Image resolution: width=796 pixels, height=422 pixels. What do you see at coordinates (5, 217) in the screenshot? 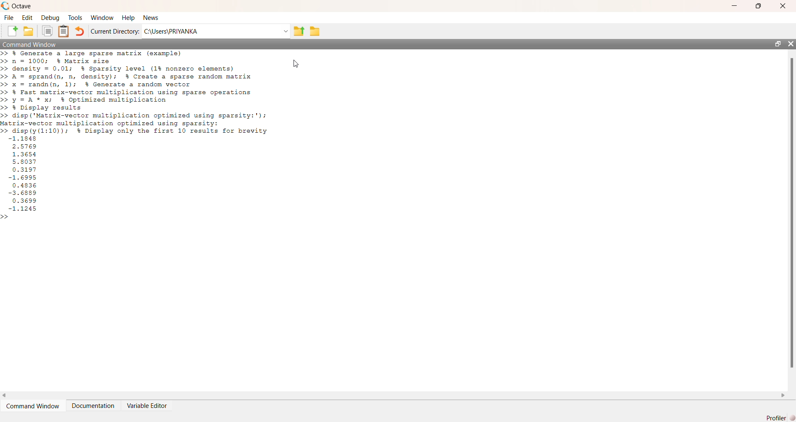
I see `prompt cursor` at bounding box center [5, 217].